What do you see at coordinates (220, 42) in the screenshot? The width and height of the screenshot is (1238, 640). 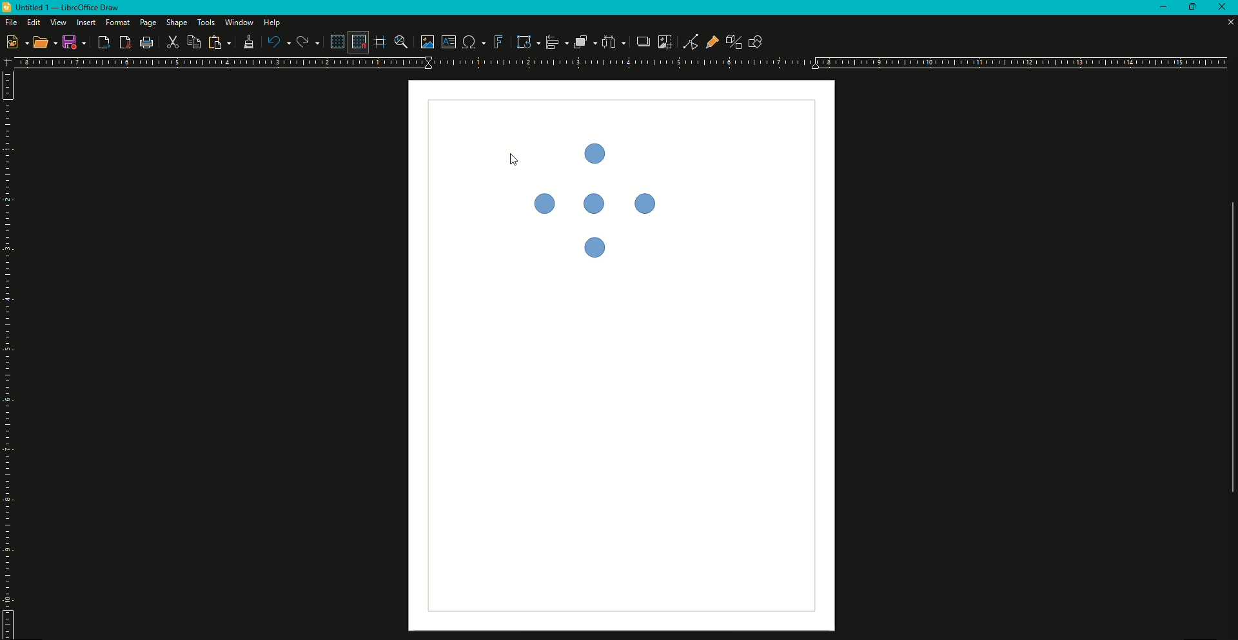 I see `Copy` at bounding box center [220, 42].